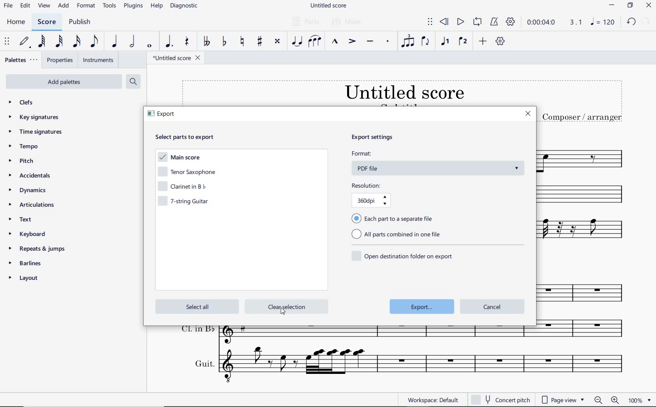 This screenshot has width=656, height=407. What do you see at coordinates (186, 173) in the screenshot?
I see `tenor saxophone` at bounding box center [186, 173].